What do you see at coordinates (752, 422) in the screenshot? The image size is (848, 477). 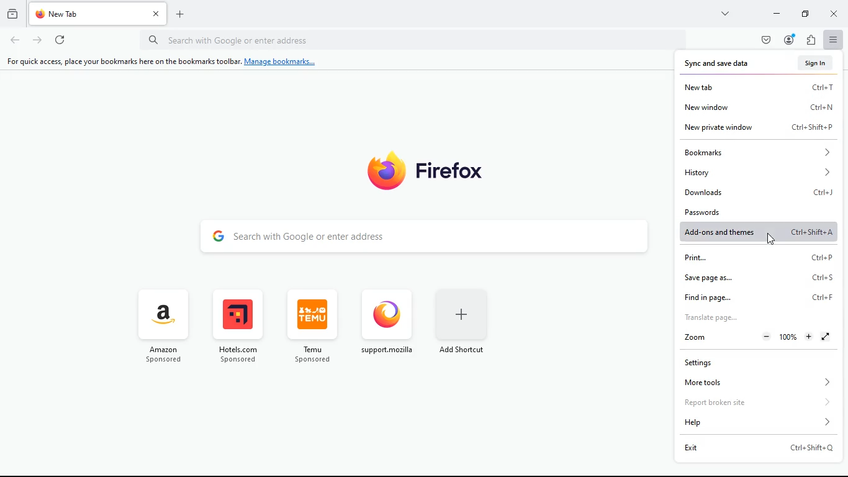 I see `help` at bounding box center [752, 422].